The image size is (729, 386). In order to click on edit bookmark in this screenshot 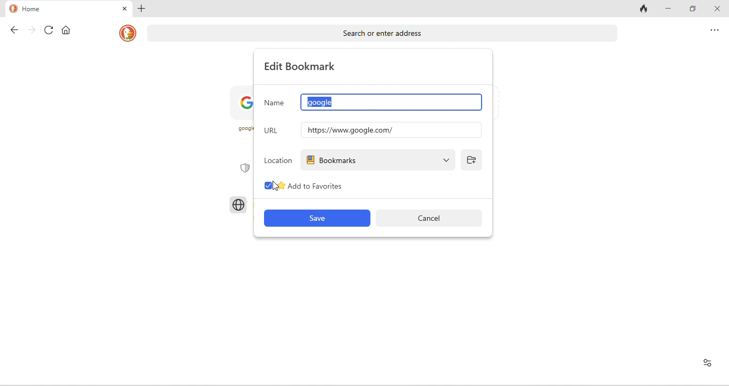, I will do `click(303, 66)`.